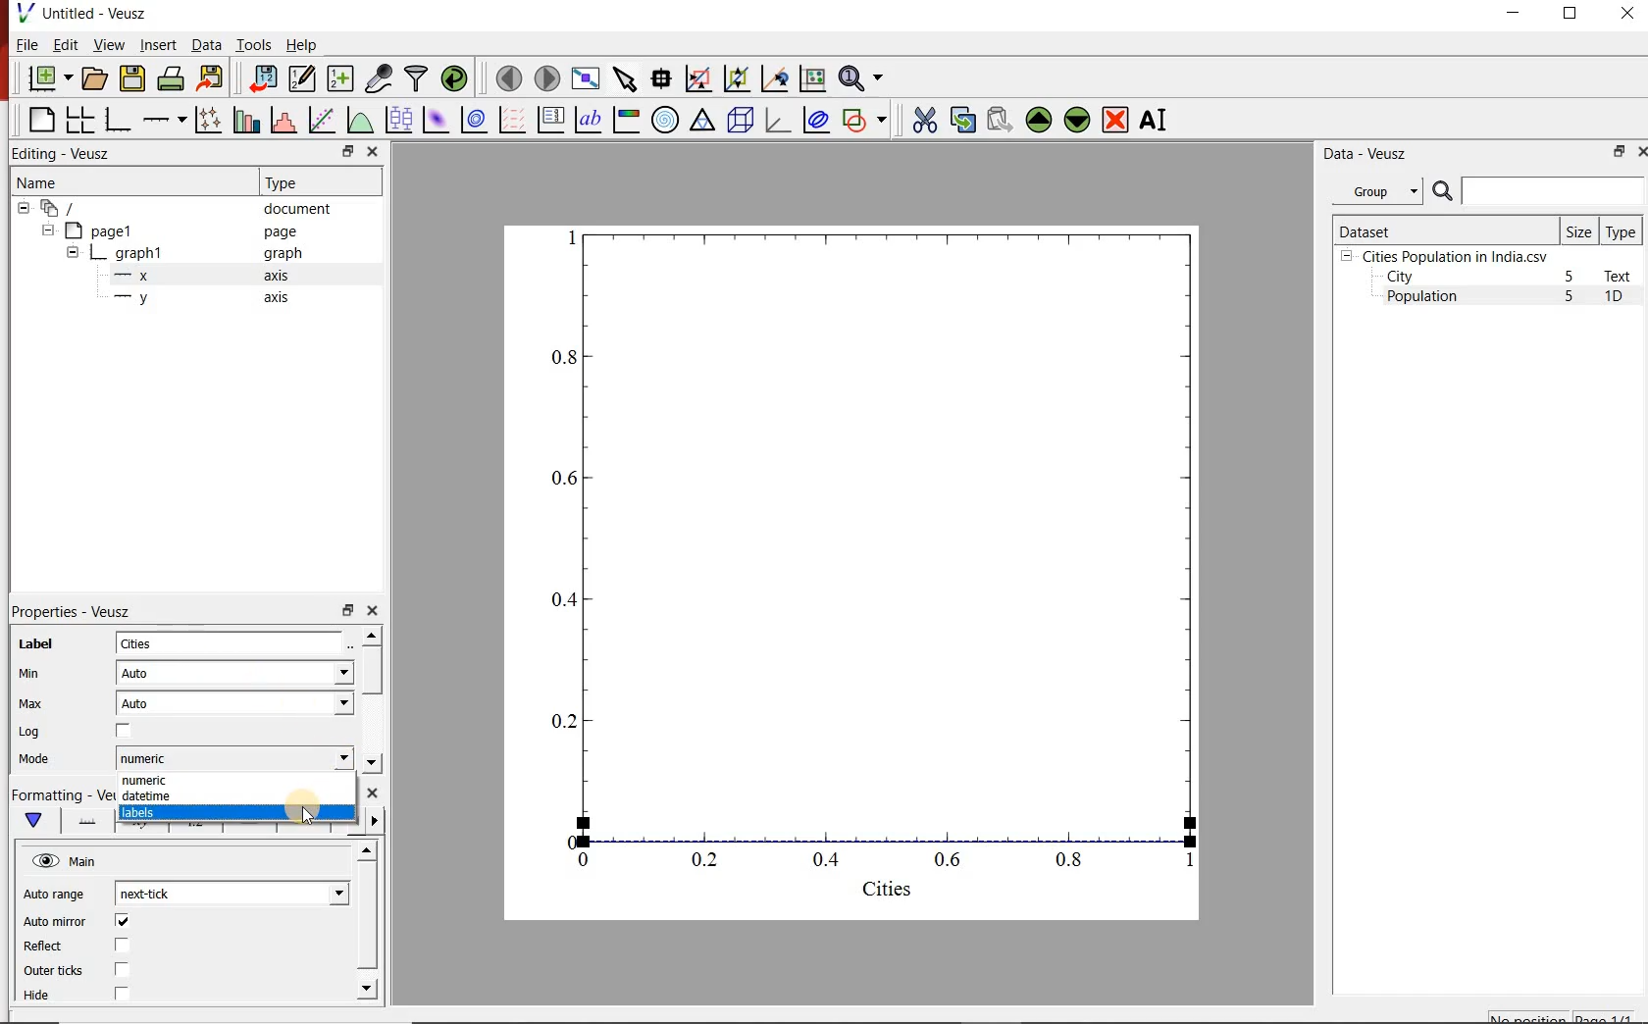 Image resolution: width=1648 pixels, height=1024 pixels. Describe the element at coordinates (1515, 13) in the screenshot. I see `MINIMIZE` at that location.